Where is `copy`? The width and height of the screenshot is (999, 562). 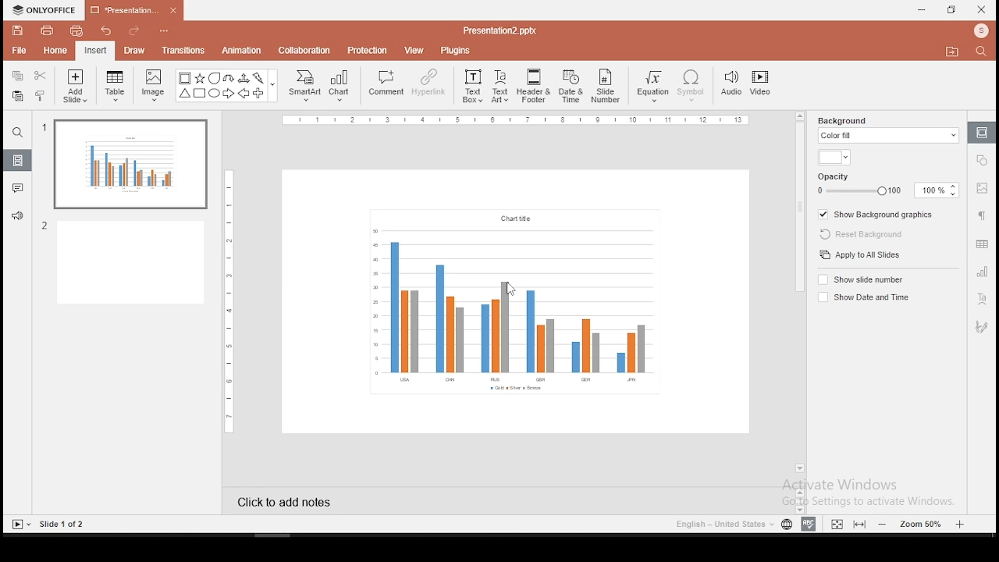
copy is located at coordinates (18, 76).